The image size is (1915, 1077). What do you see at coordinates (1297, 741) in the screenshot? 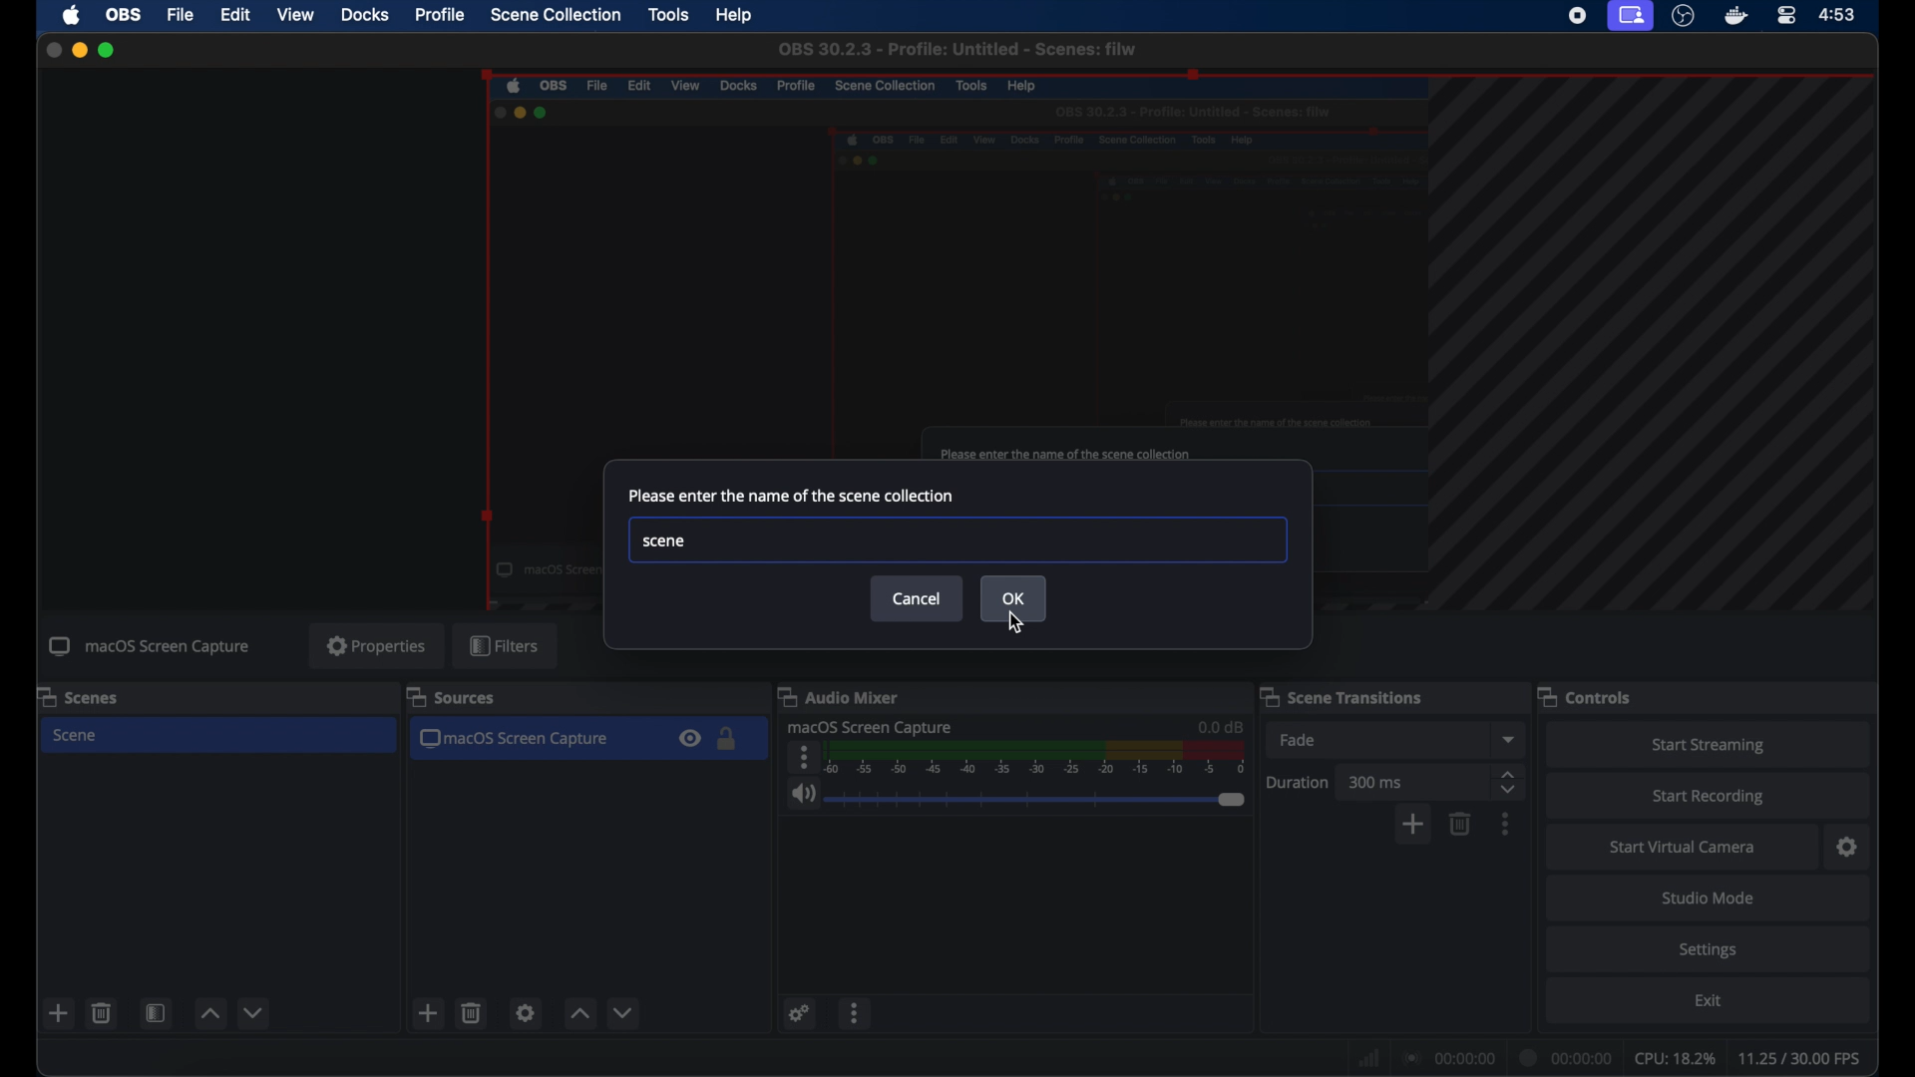
I see `fade` at bounding box center [1297, 741].